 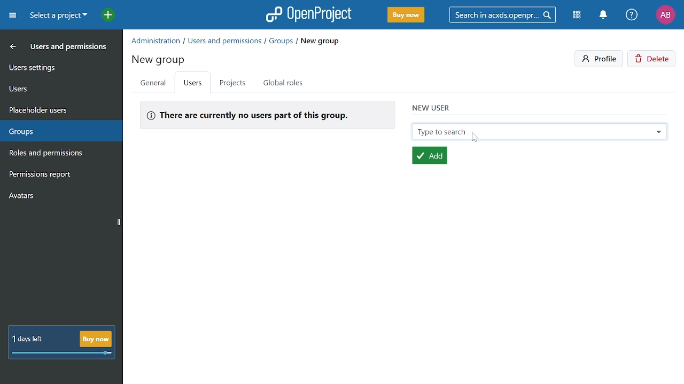 I want to click on Search new user, so click(x=539, y=130).